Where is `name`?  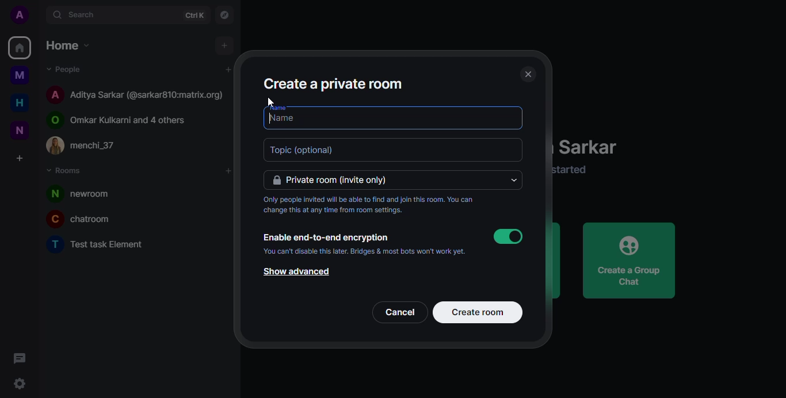
name is located at coordinates (305, 108).